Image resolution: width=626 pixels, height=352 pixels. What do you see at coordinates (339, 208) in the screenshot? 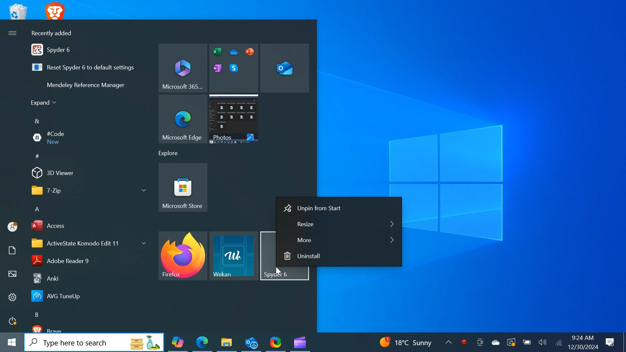
I see `Unpin from Start` at bounding box center [339, 208].